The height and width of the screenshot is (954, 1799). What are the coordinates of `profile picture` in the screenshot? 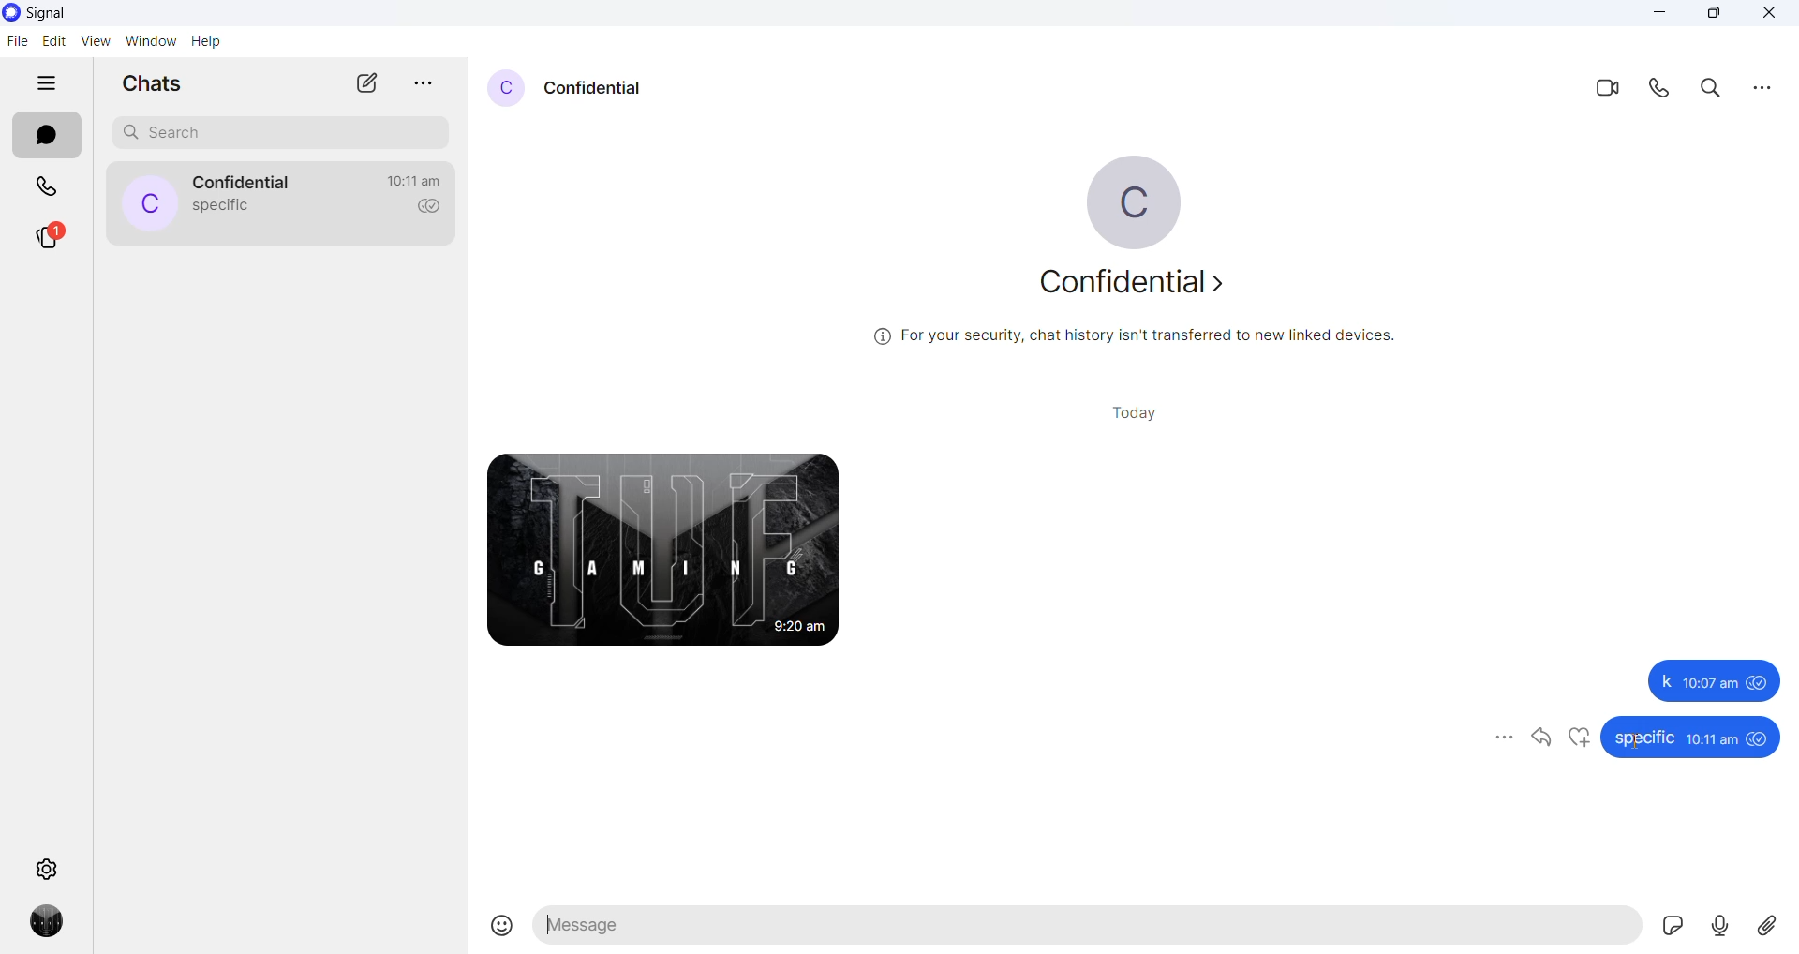 It's located at (1142, 202).